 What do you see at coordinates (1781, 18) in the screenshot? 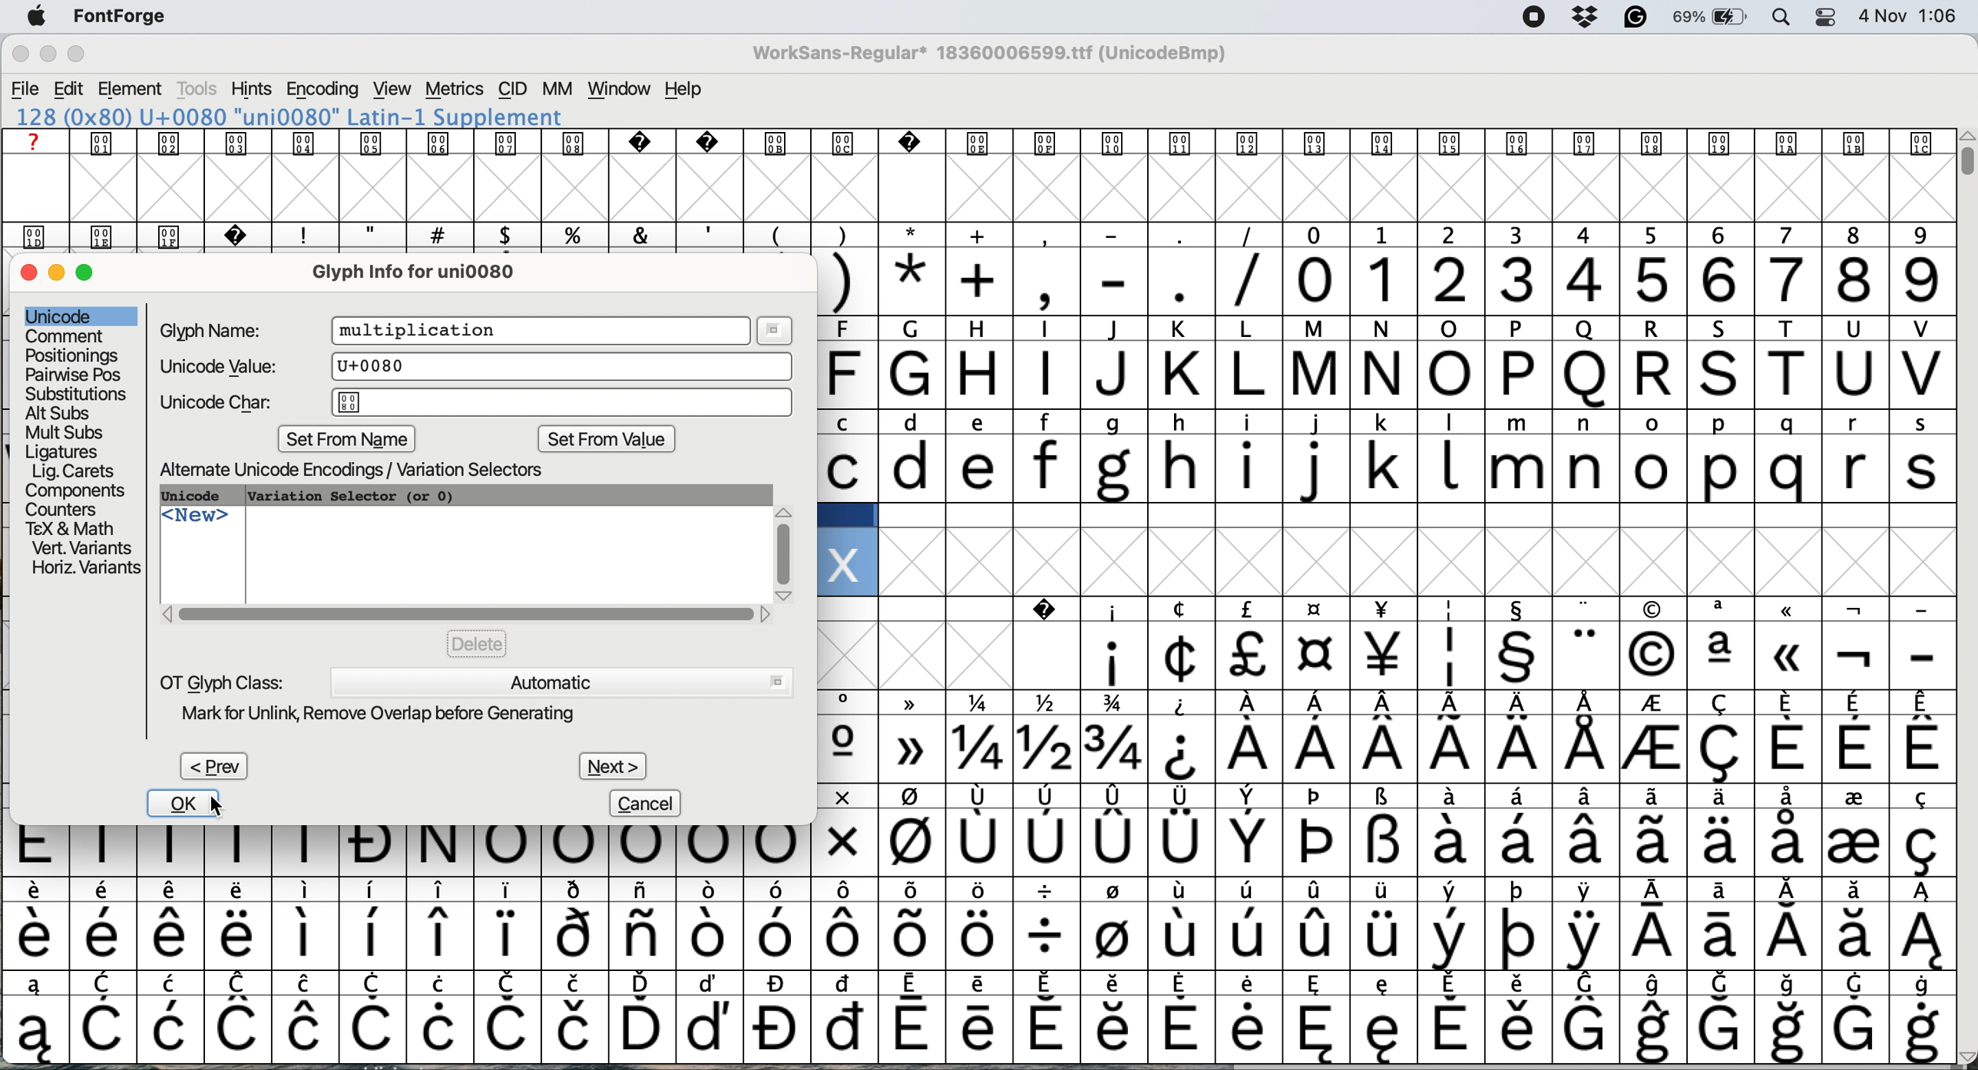
I see `spotlight search` at bounding box center [1781, 18].